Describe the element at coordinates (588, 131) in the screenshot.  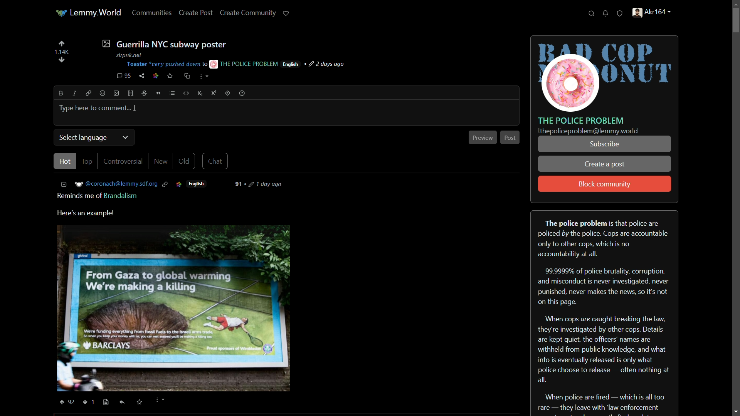
I see `text` at that location.